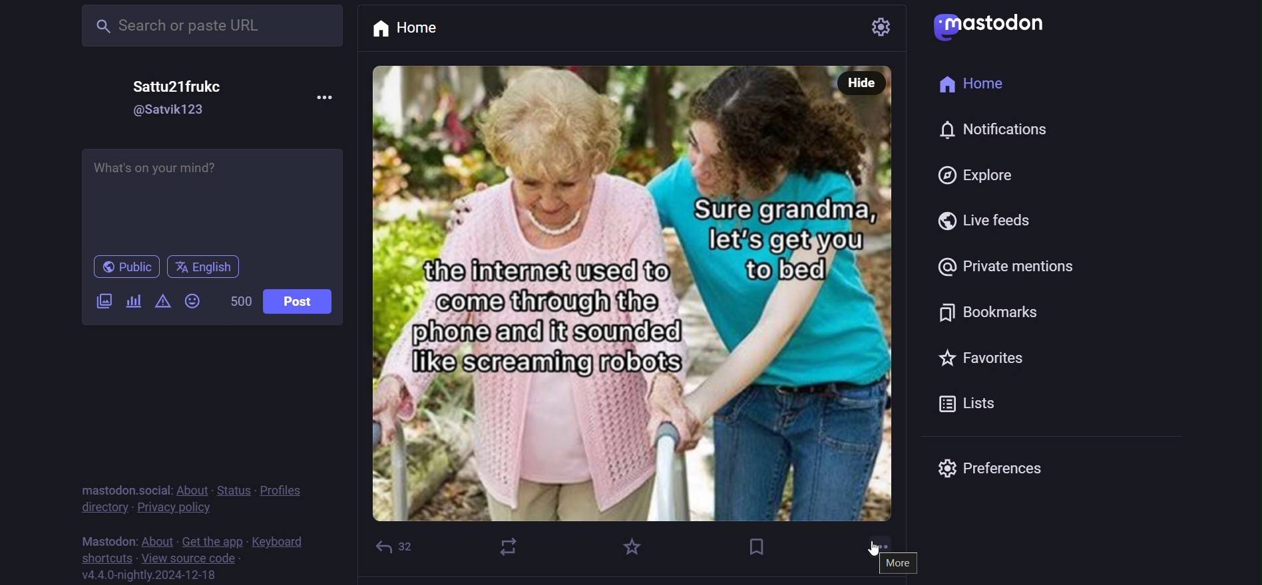  I want to click on status, so click(236, 489).